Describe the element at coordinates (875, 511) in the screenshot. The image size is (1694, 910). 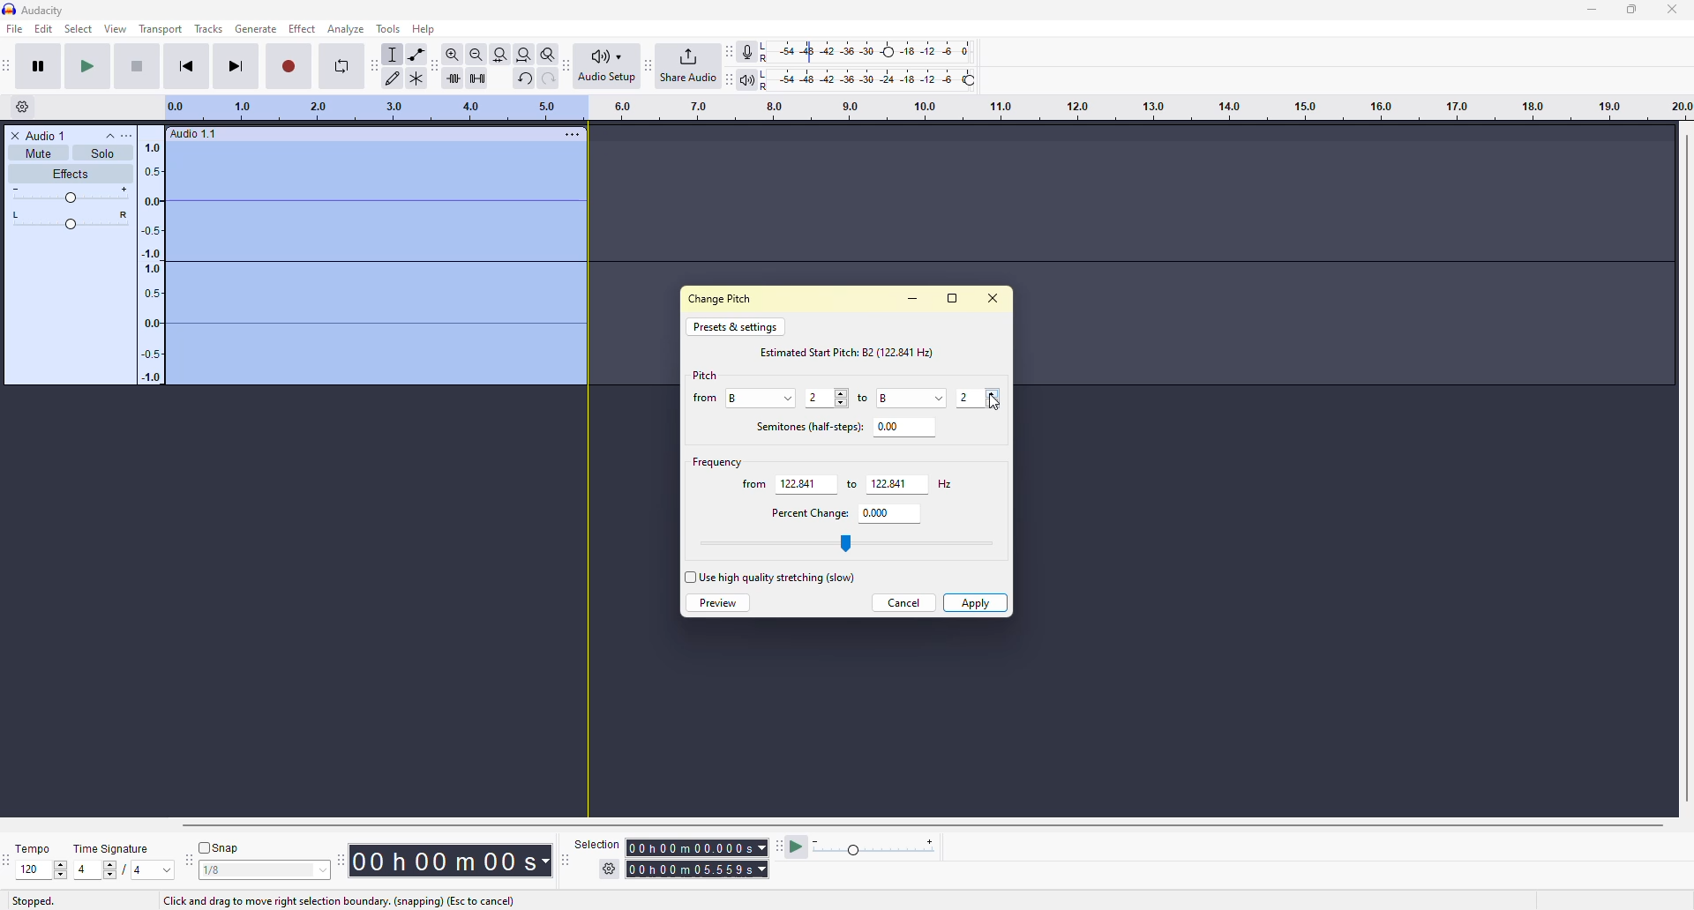
I see `value` at that location.